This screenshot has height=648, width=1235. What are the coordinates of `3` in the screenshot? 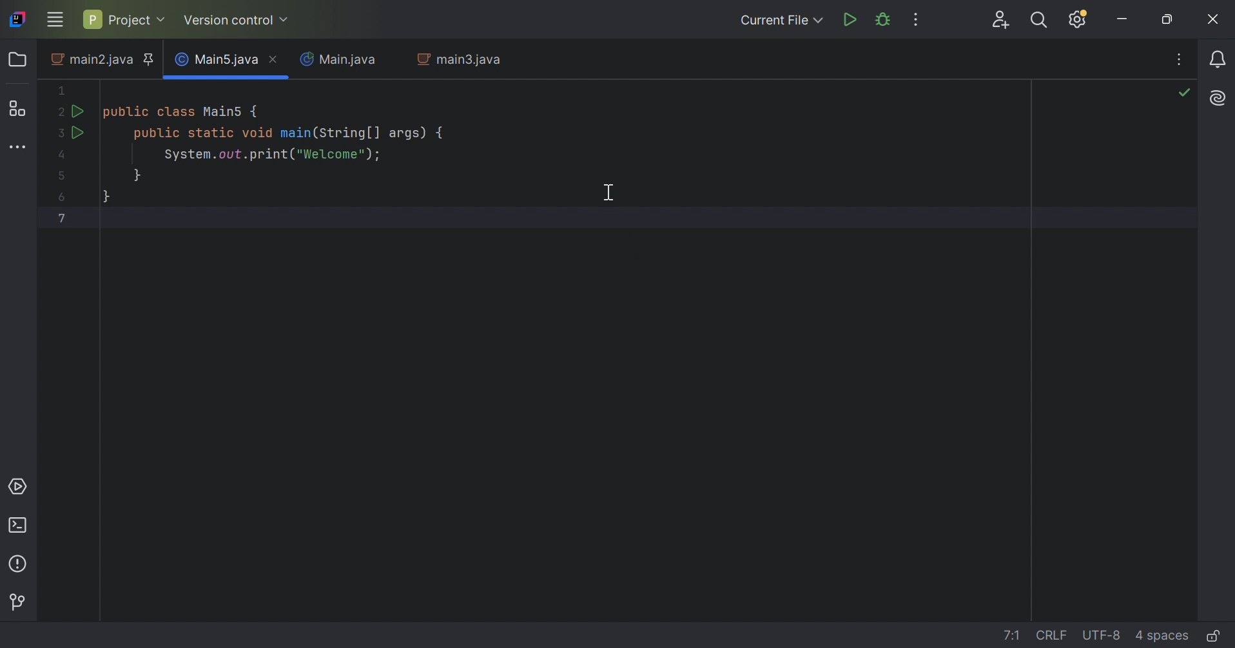 It's located at (68, 136).